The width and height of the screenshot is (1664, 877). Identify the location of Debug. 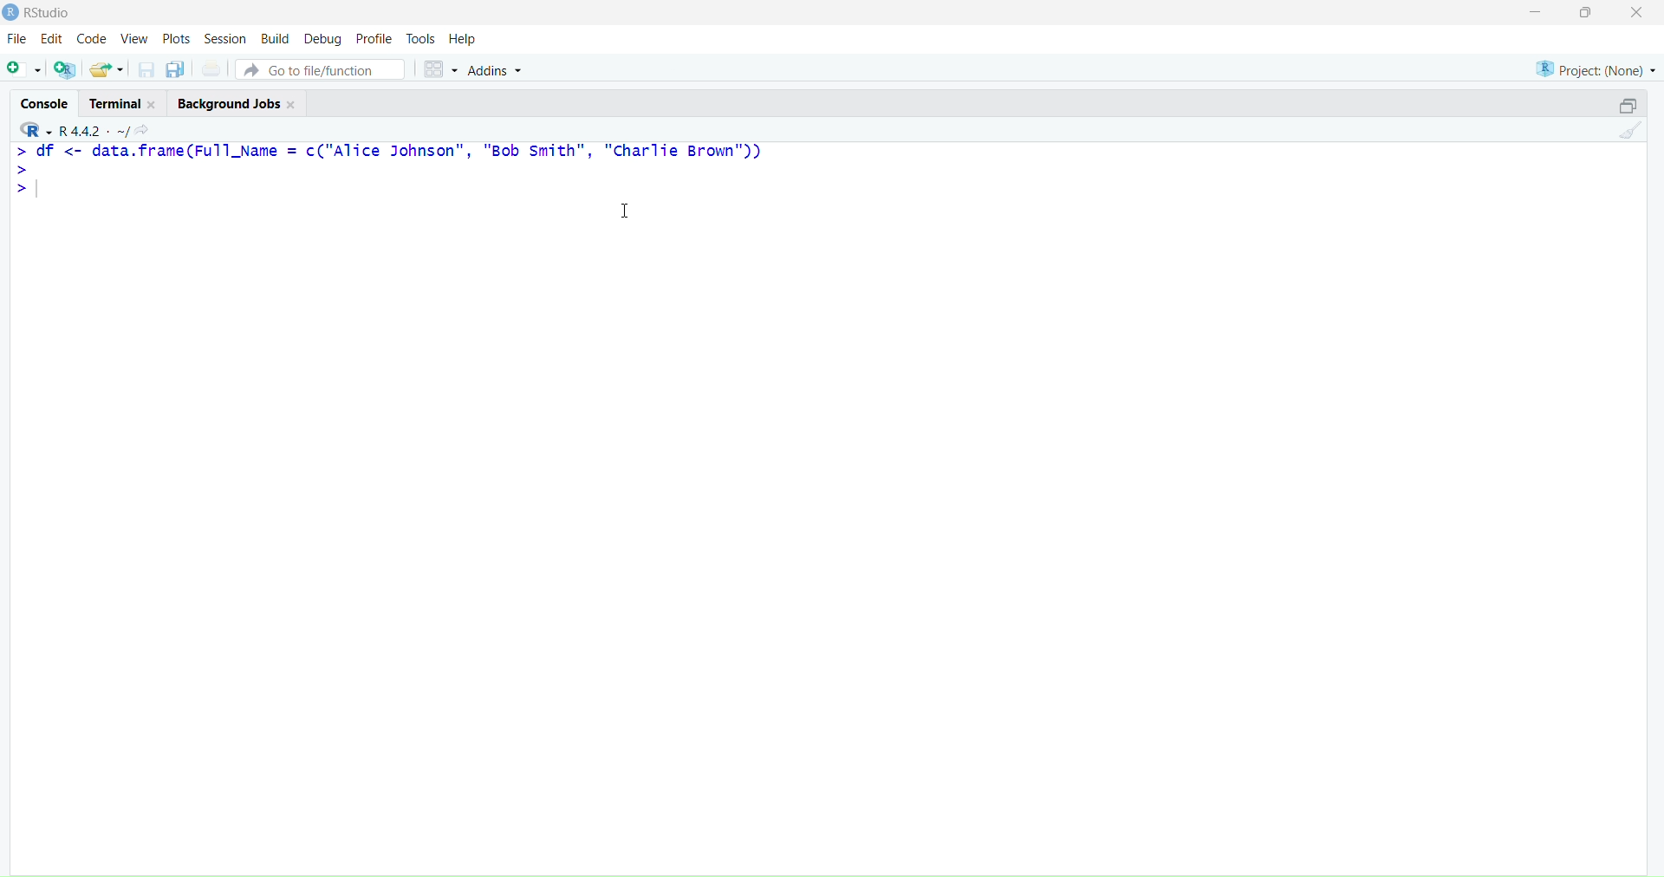
(322, 39).